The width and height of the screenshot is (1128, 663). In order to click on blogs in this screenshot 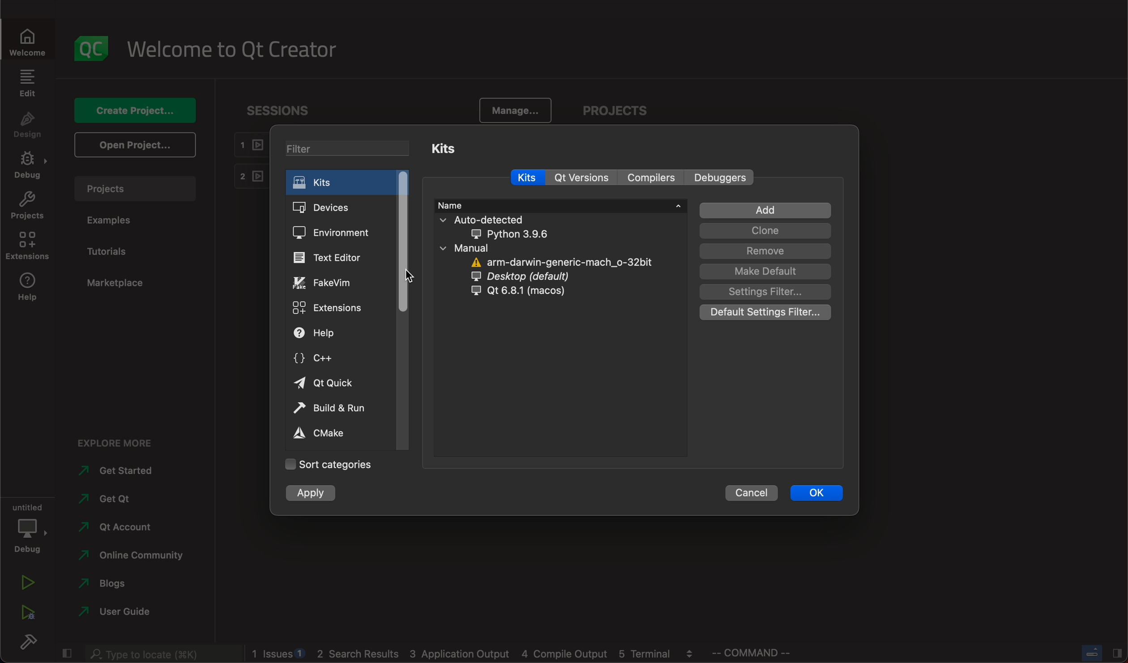, I will do `click(111, 582)`.